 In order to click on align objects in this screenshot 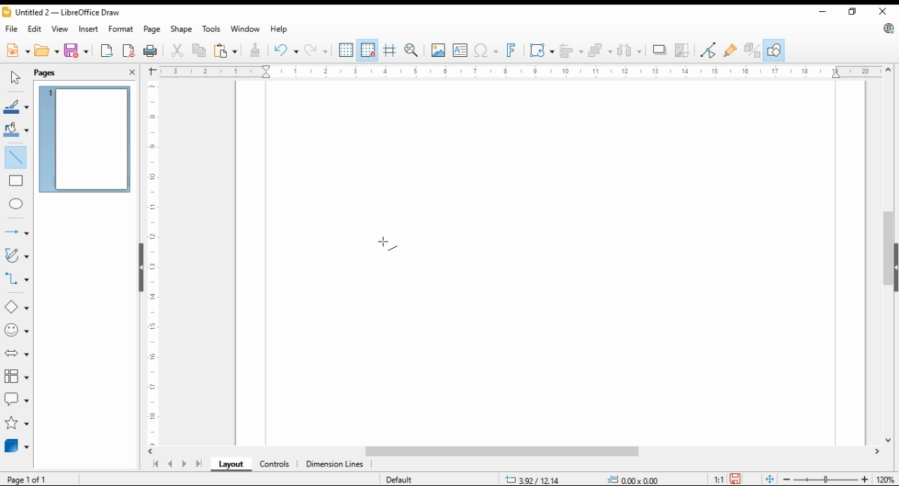, I will do `click(569, 49)`.